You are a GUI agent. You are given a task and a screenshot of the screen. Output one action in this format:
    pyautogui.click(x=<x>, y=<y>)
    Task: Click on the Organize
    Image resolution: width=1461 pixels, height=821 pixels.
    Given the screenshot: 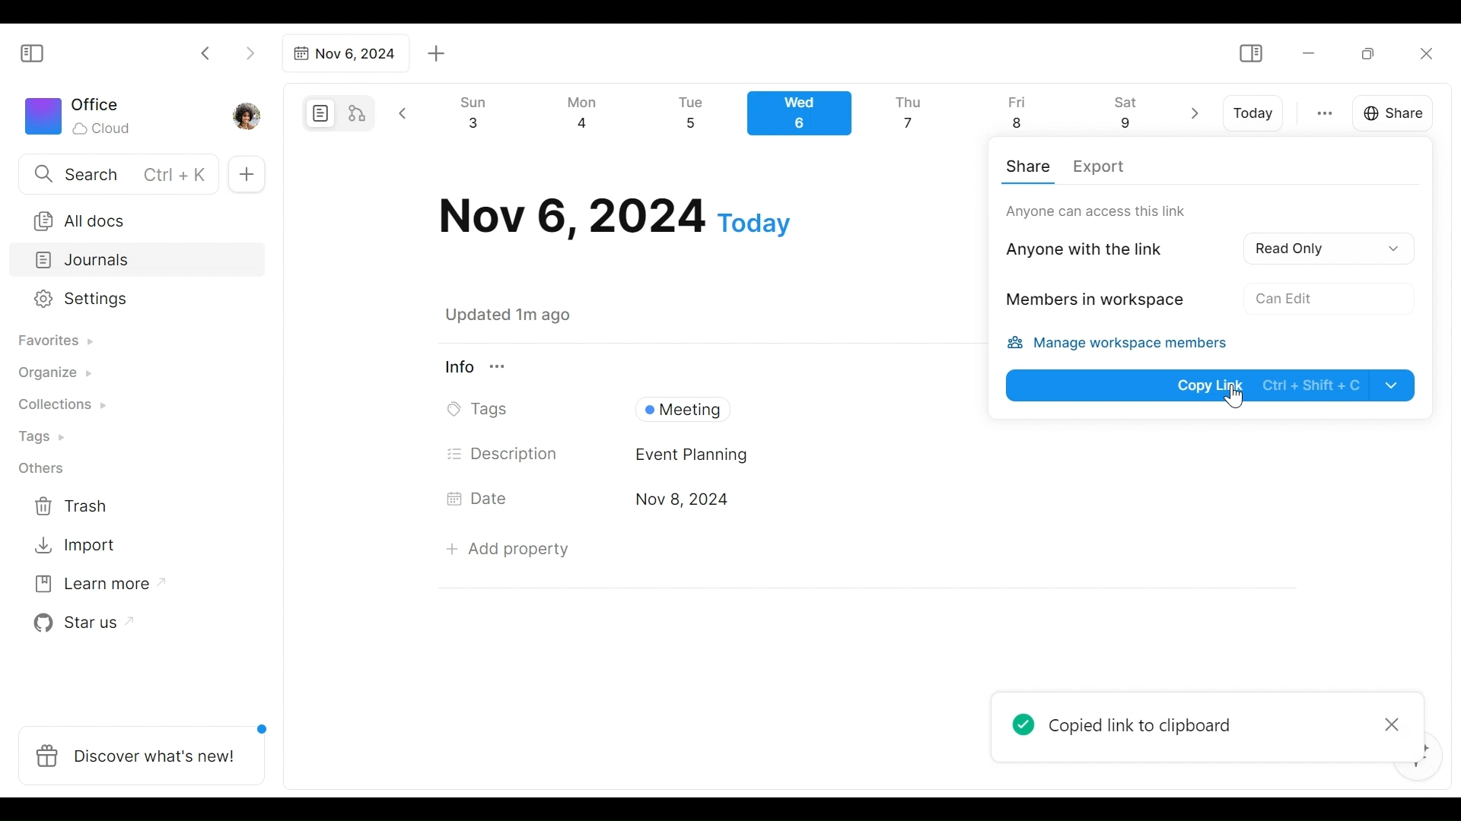 What is the action you would take?
    pyautogui.click(x=53, y=374)
    